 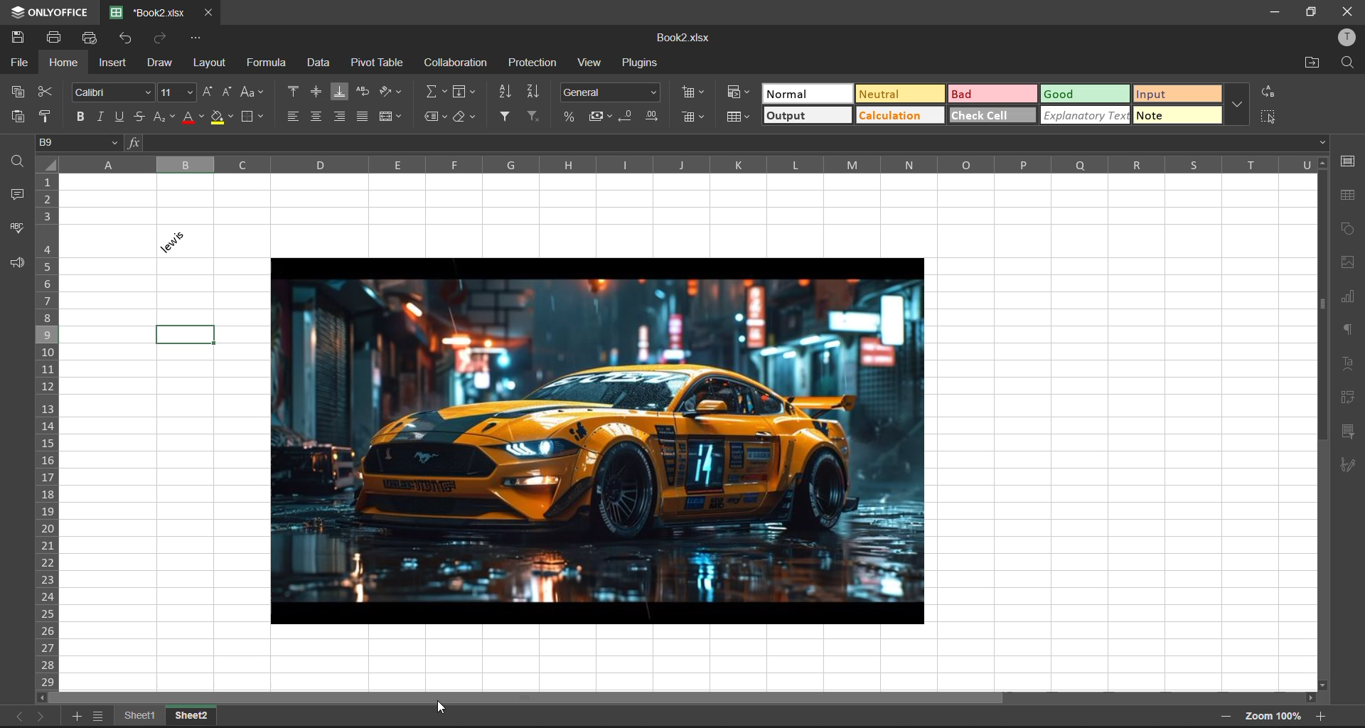 What do you see at coordinates (1228, 715) in the screenshot?
I see `zoom out` at bounding box center [1228, 715].